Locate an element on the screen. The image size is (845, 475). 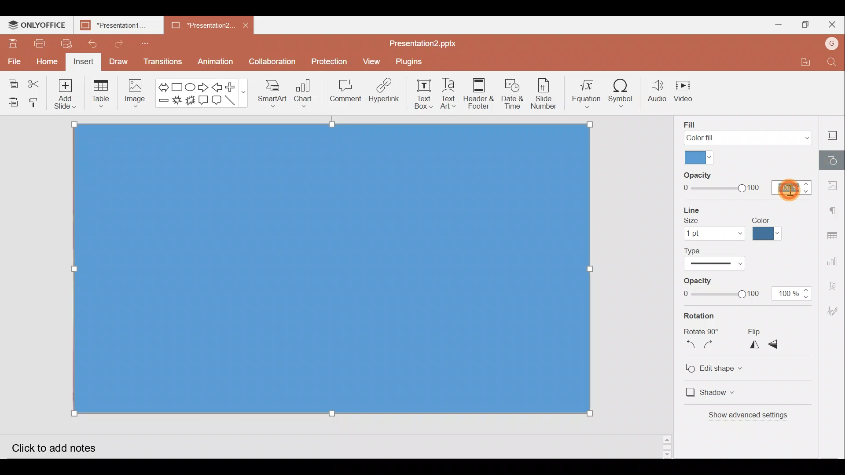
Slide settings is located at coordinates (834, 133).